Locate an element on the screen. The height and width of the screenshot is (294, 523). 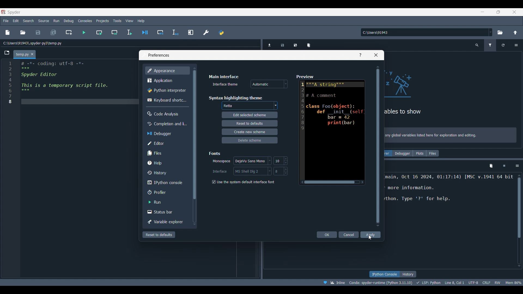
Run menu is located at coordinates (56, 20).